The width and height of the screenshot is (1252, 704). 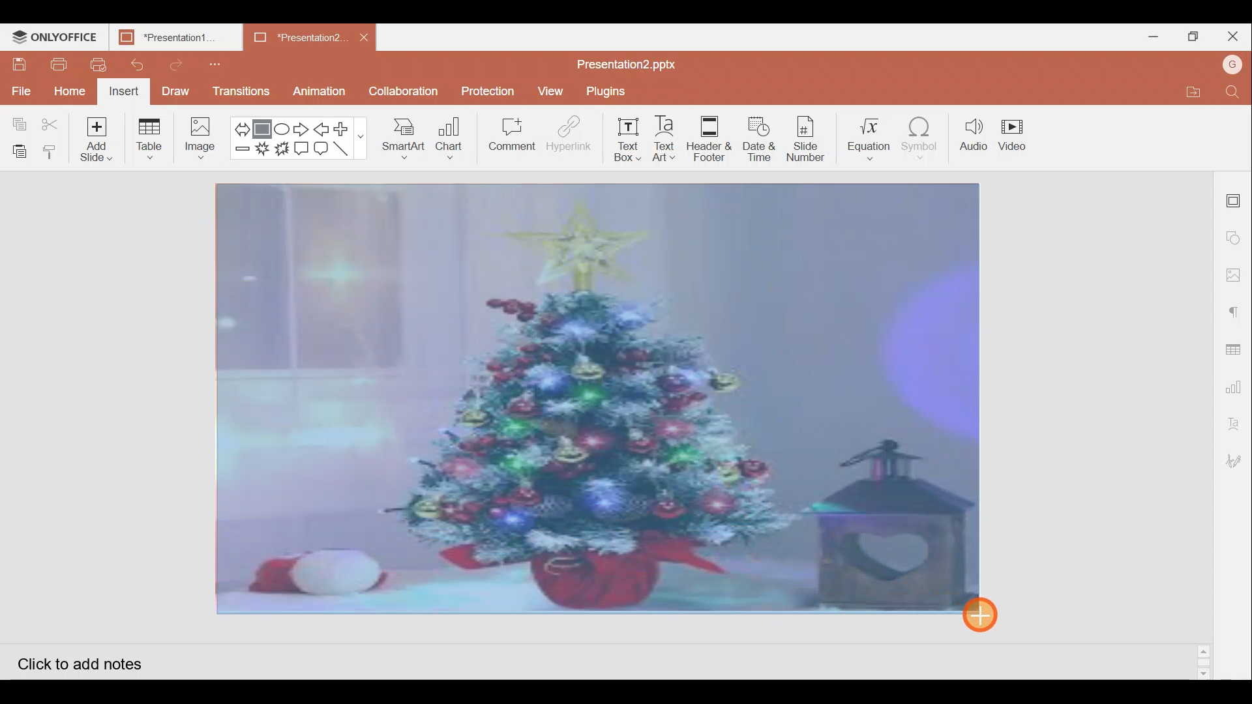 I want to click on Close, so click(x=1233, y=35).